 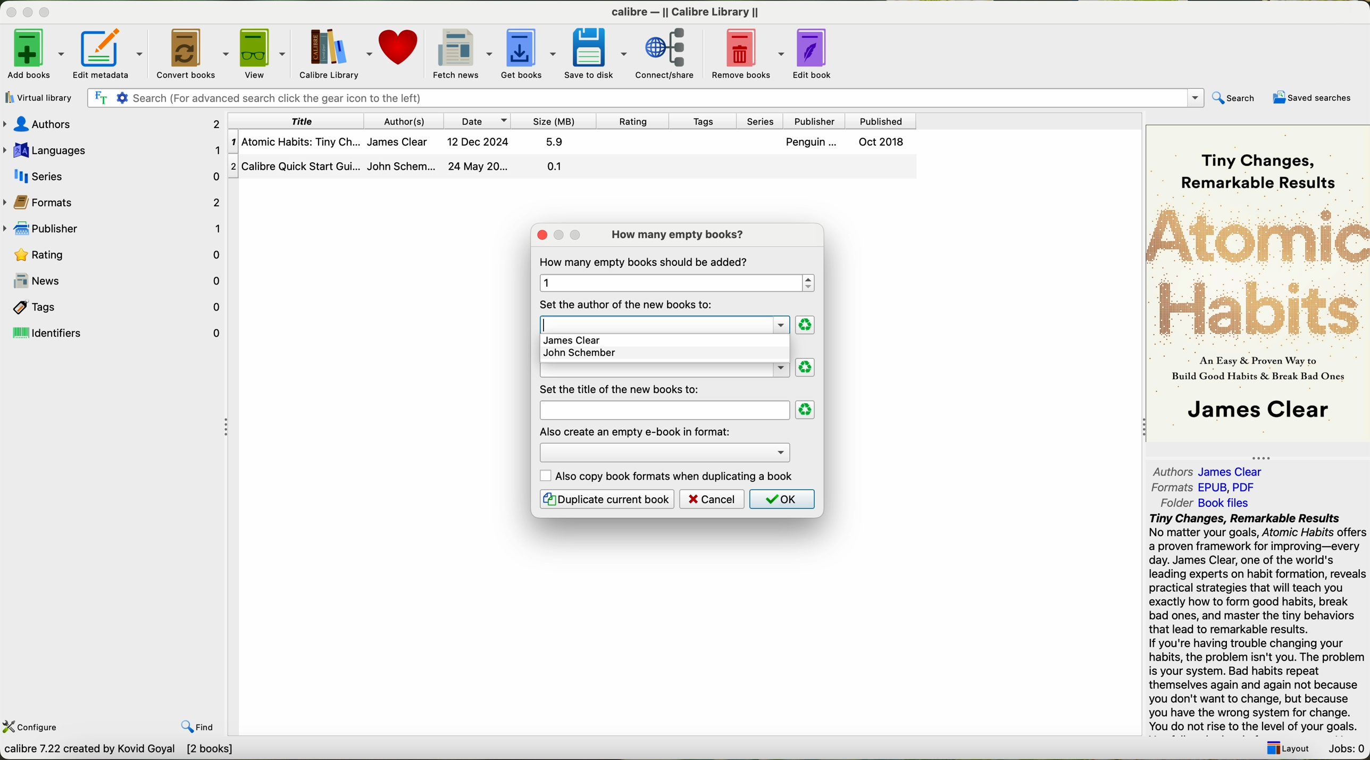 What do you see at coordinates (400, 48) in the screenshot?
I see `donate` at bounding box center [400, 48].